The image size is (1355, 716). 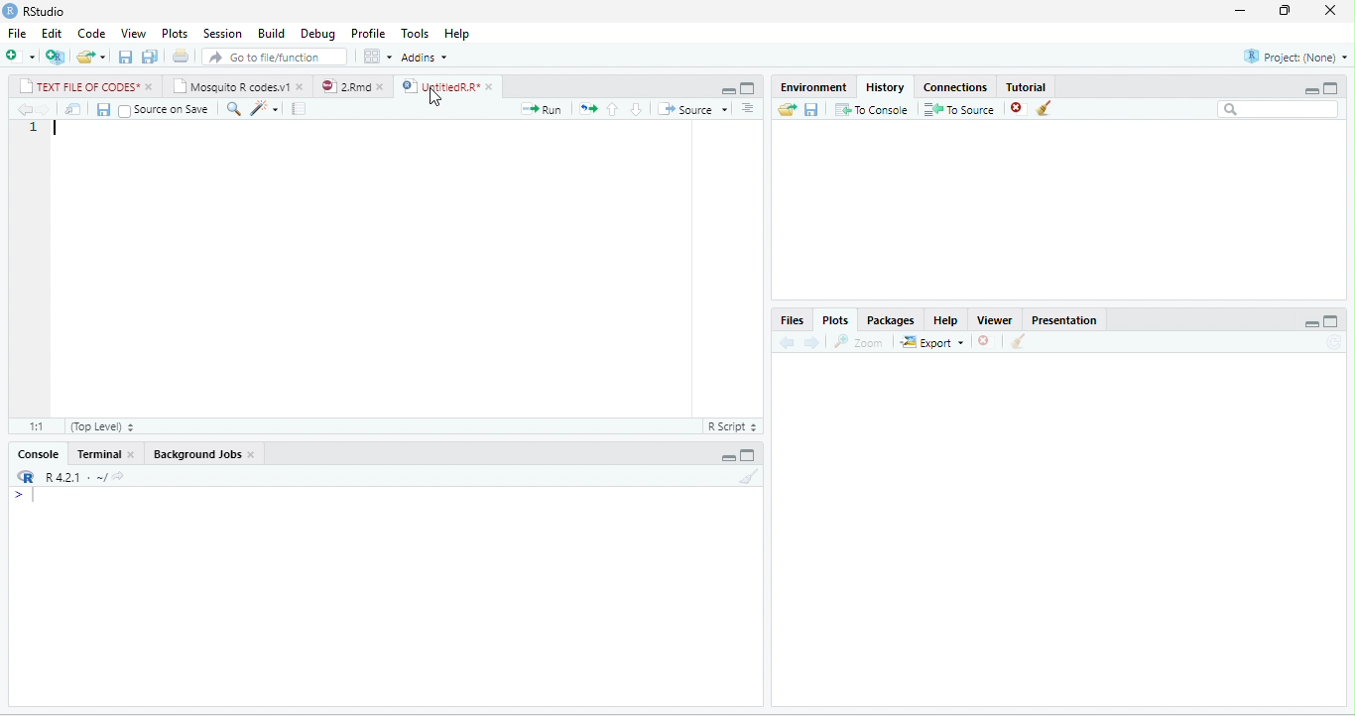 What do you see at coordinates (692, 109) in the screenshot?
I see `Source` at bounding box center [692, 109].